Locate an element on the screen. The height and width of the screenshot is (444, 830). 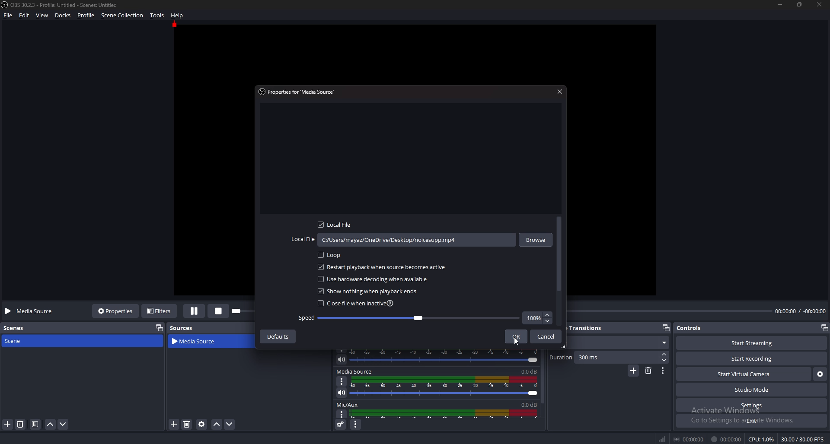
CPU: 1.0% is located at coordinates (761, 439).